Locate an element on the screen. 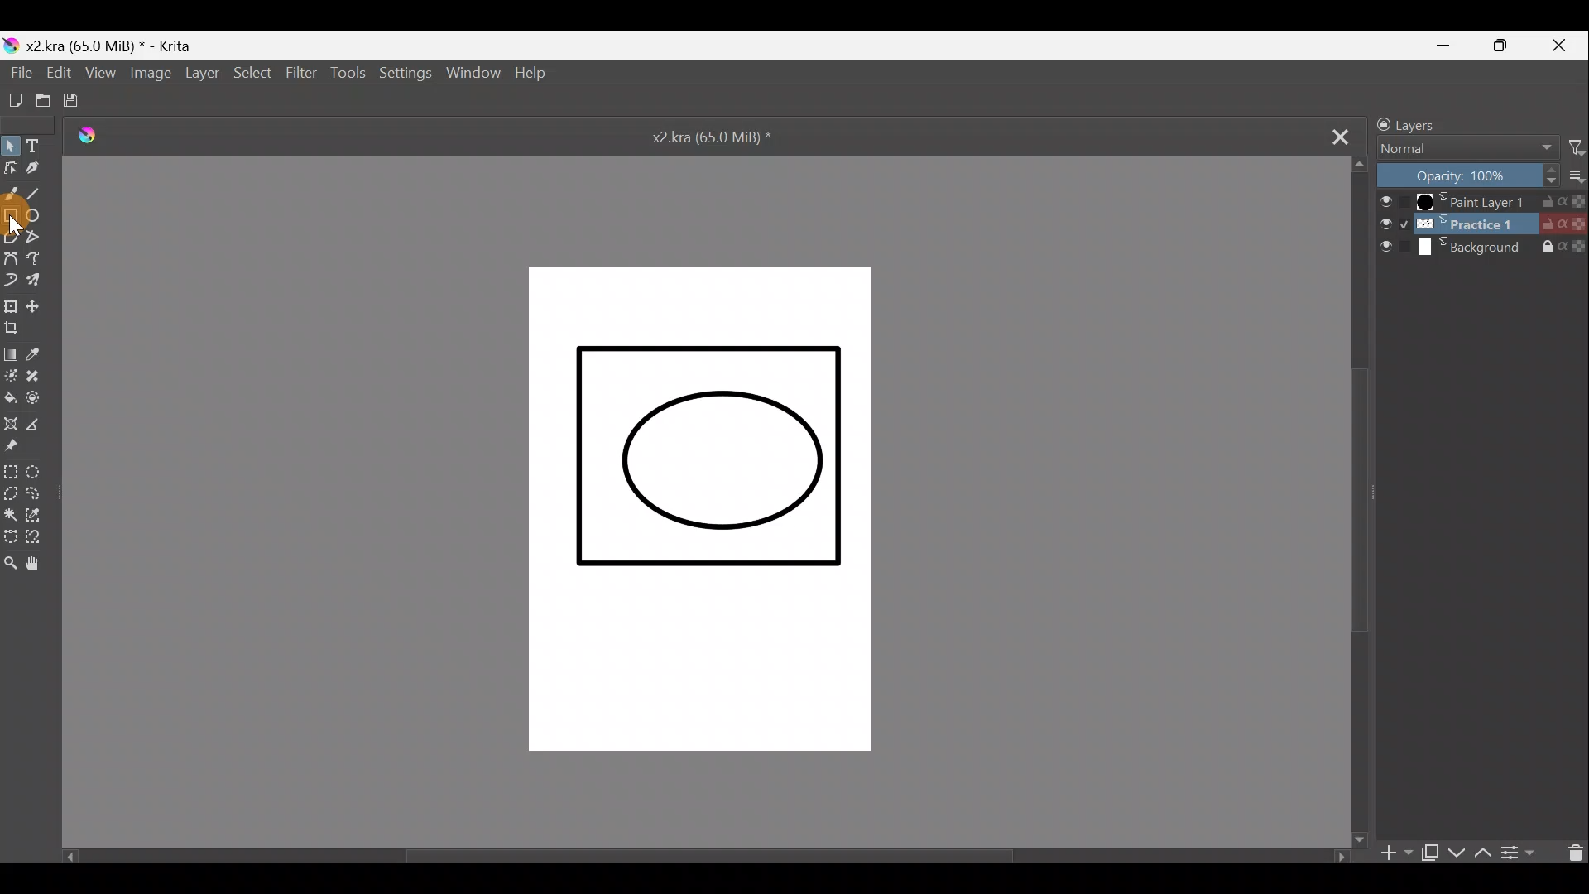  Lock/unlock docker is located at coordinates (1376, 122).